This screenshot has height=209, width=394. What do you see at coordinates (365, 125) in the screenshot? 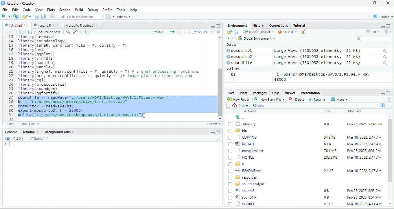
I see `Feb 25, 2025, 12:45 PM` at bounding box center [365, 125].